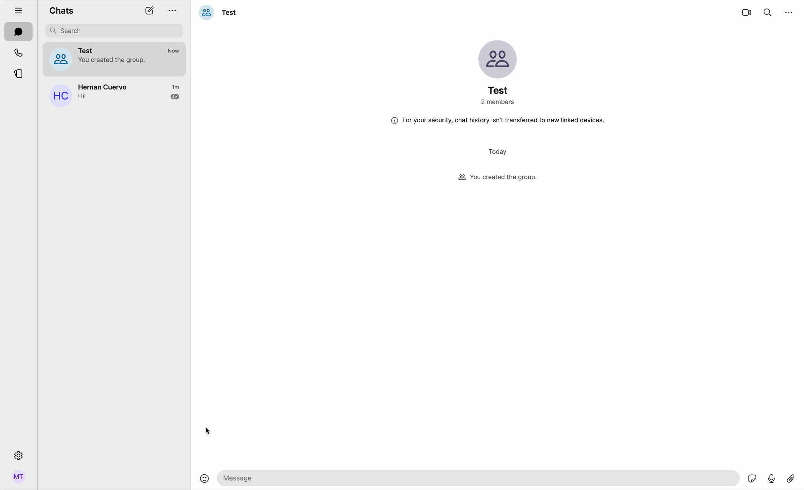 This screenshot has width=804, height=490. Describe the element at coordinates (175, 8) in the screenshot. I see `options` at that location.